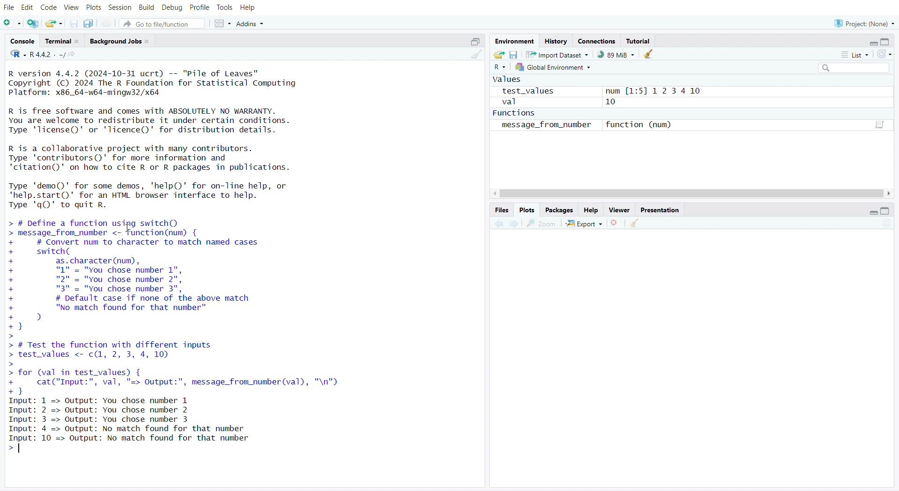 The image size is (899, 491). What do you see at coordinates (887, 211) in the screenshot?
I see `Maximize` at bounding box center [887, 211].